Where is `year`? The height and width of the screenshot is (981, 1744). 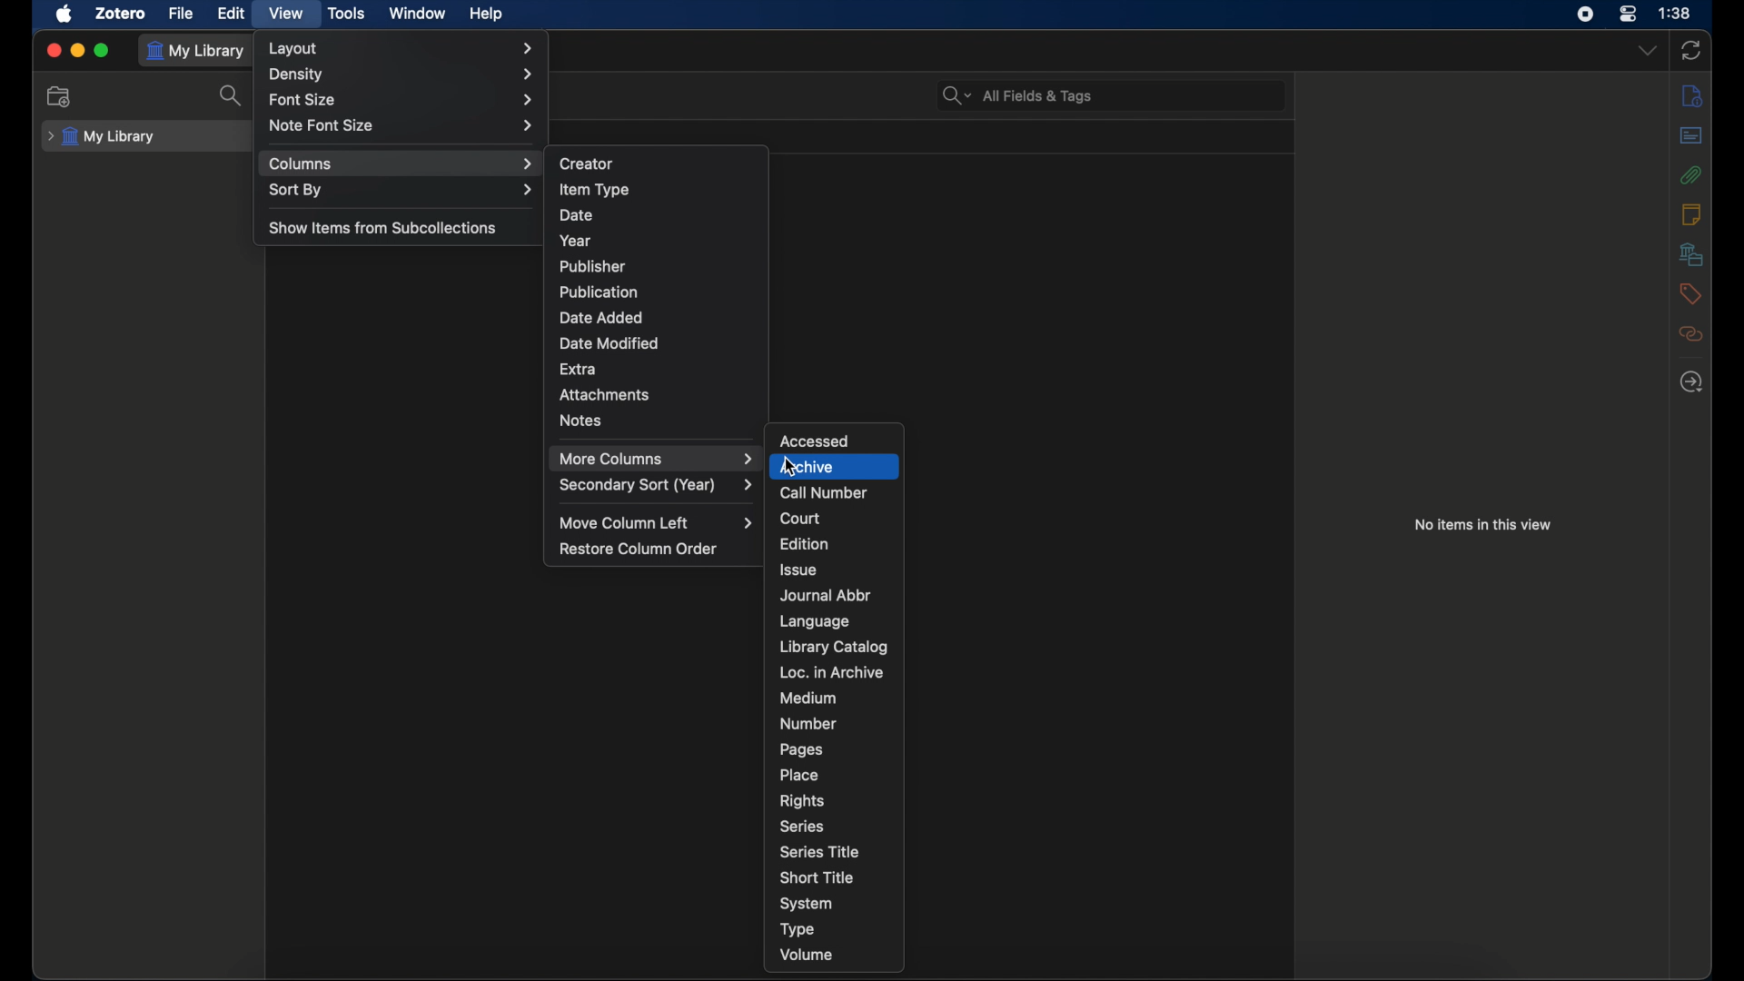
year is located at coordinates (579, 239).